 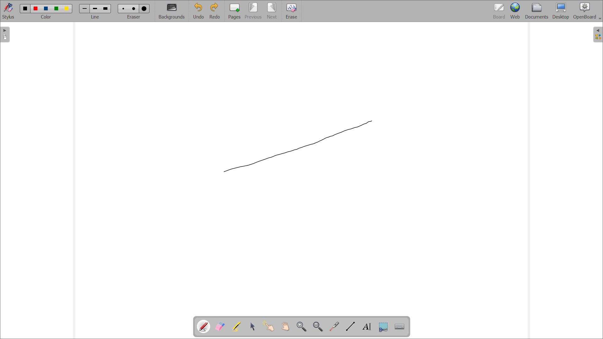 I want to click on virtual keyboard, so click(x=400, y=327).